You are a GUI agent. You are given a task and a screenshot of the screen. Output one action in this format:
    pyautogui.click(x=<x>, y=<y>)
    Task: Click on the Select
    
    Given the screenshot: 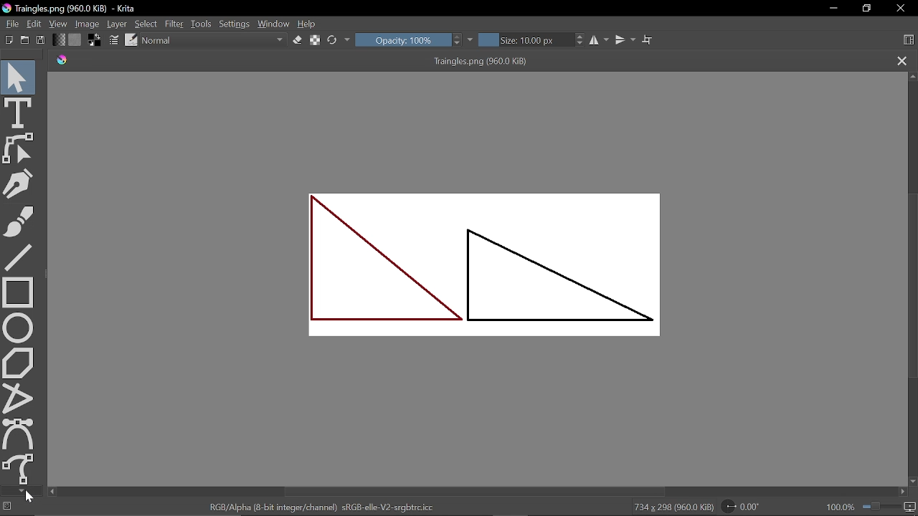 What is the action you would take?
    pyautogui.click(x=147, y=24)
    